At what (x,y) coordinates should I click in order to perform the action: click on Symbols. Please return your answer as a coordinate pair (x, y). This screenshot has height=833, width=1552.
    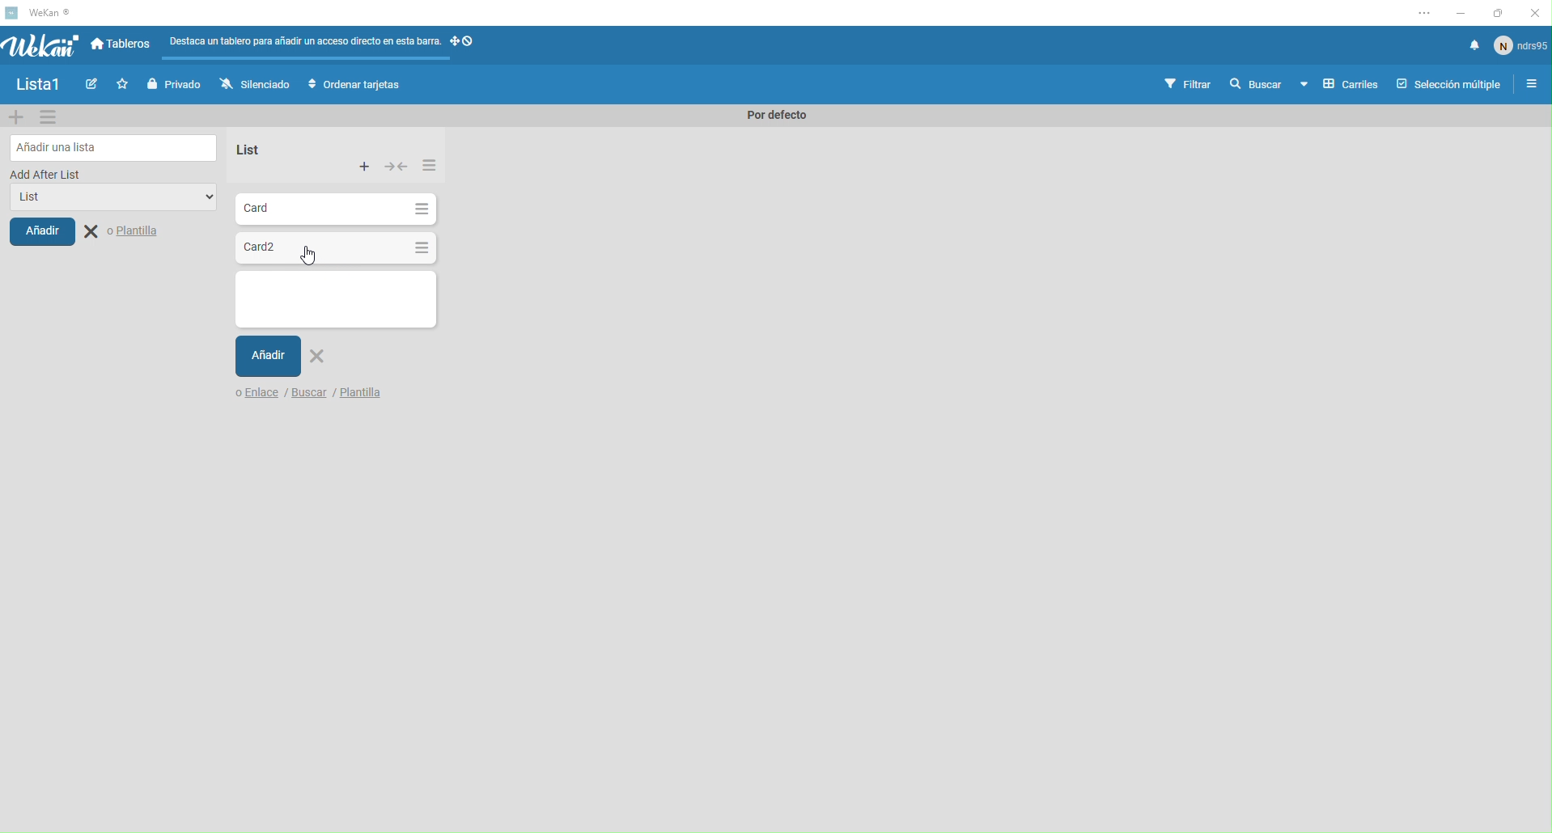
    Looking at the image, I should click on (477, 41).